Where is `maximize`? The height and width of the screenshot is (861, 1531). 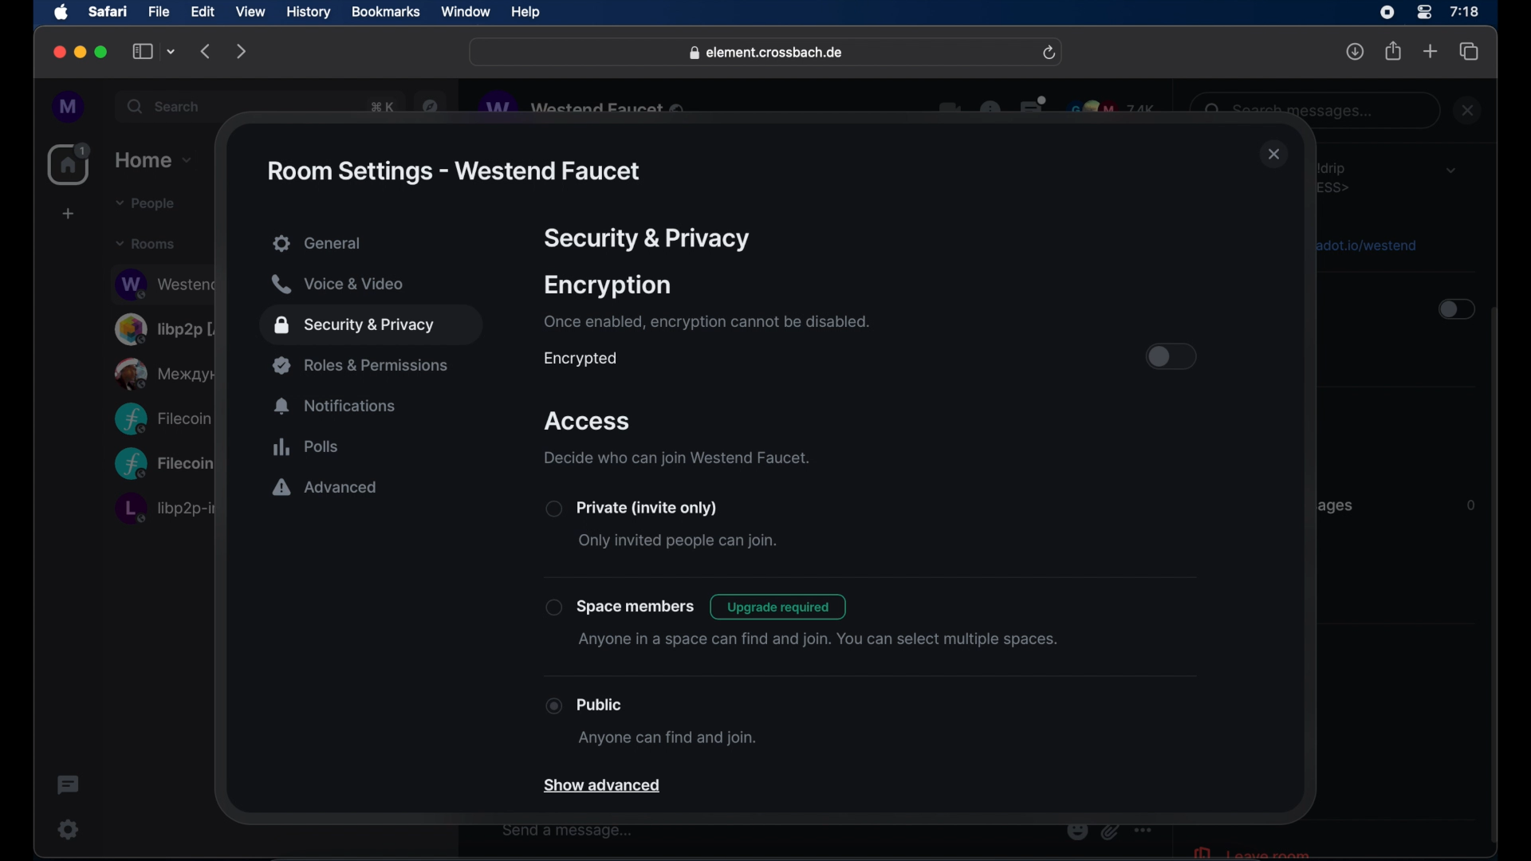
maximize is located at coordinates (103, 52).